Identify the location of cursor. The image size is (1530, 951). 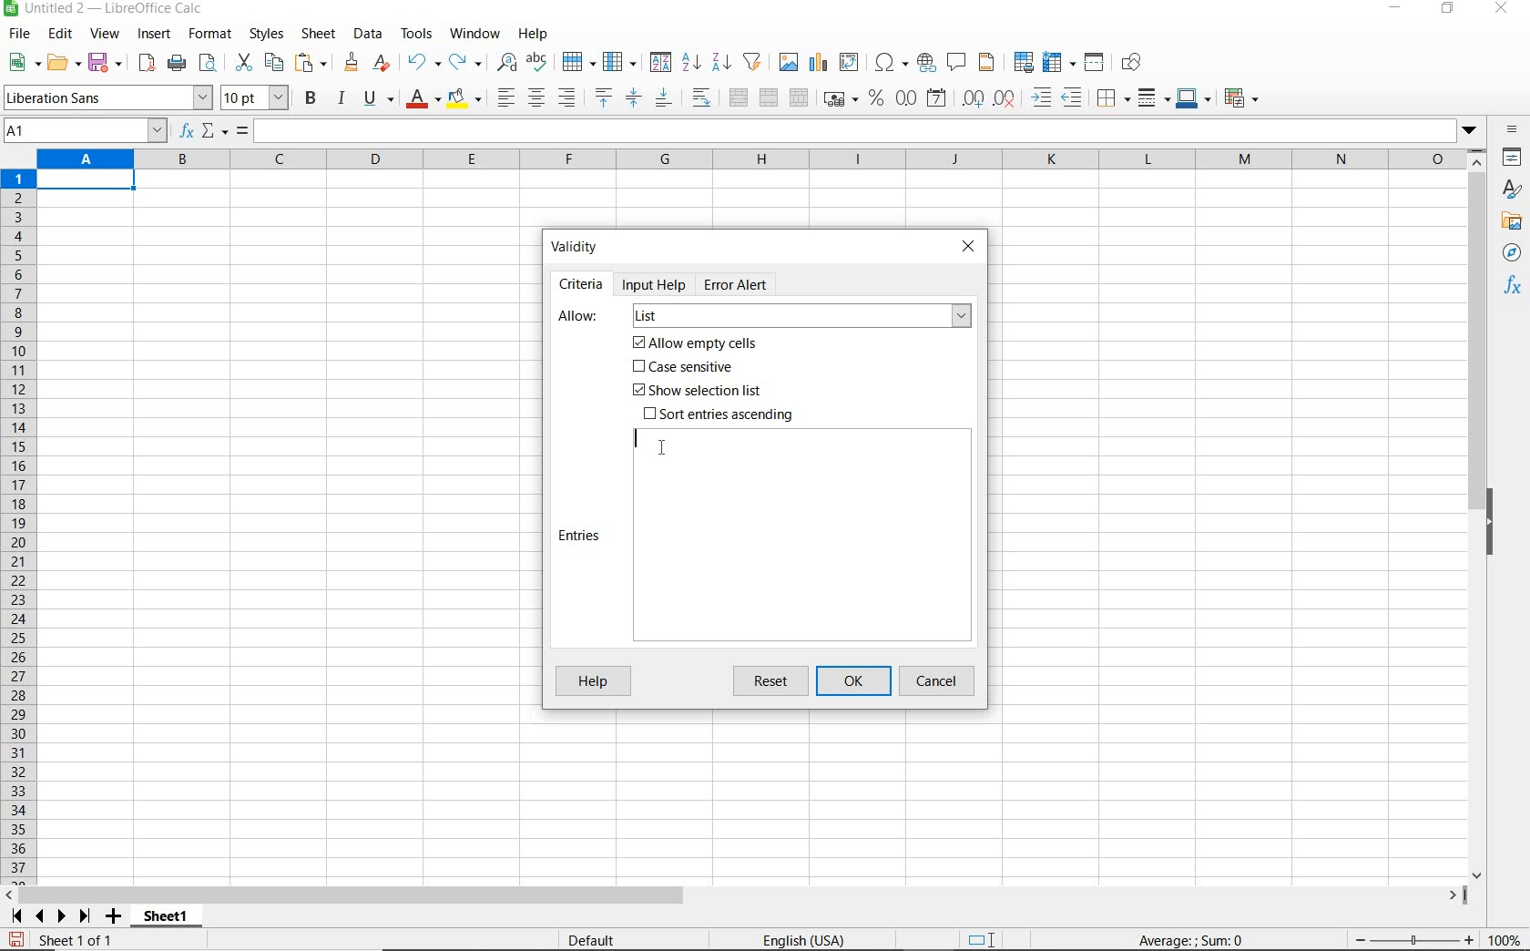
(664, 447).